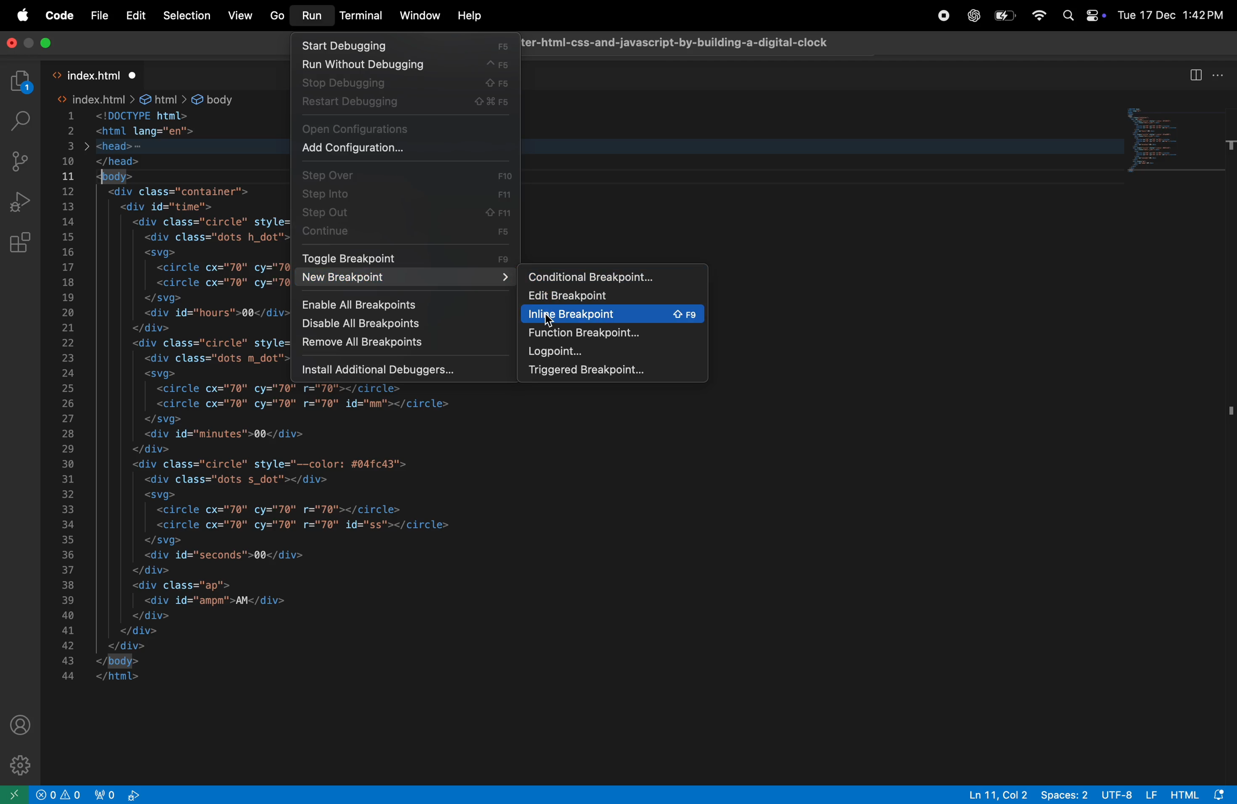  Describe the element at coordinates (30, 45) in the screenshot. I see `Minimize` at that location.